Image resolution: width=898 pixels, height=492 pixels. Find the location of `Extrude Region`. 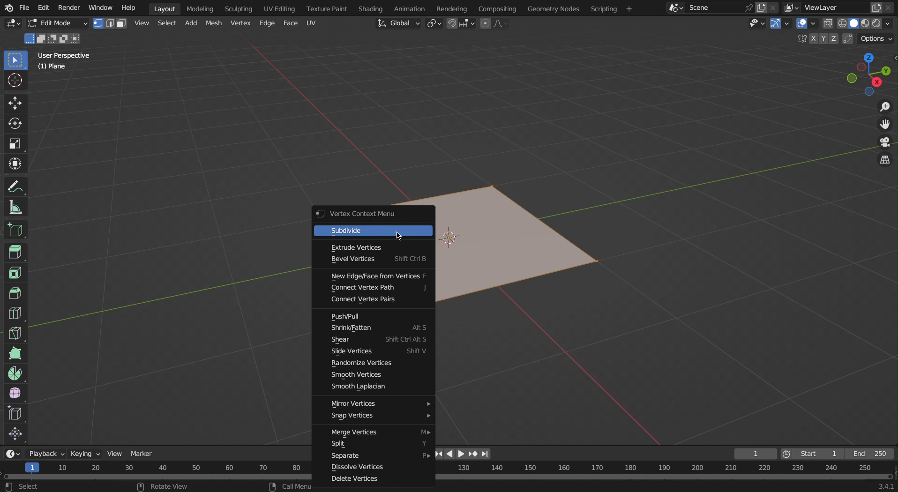

Extrude Region is located at coordinates (16, 253).